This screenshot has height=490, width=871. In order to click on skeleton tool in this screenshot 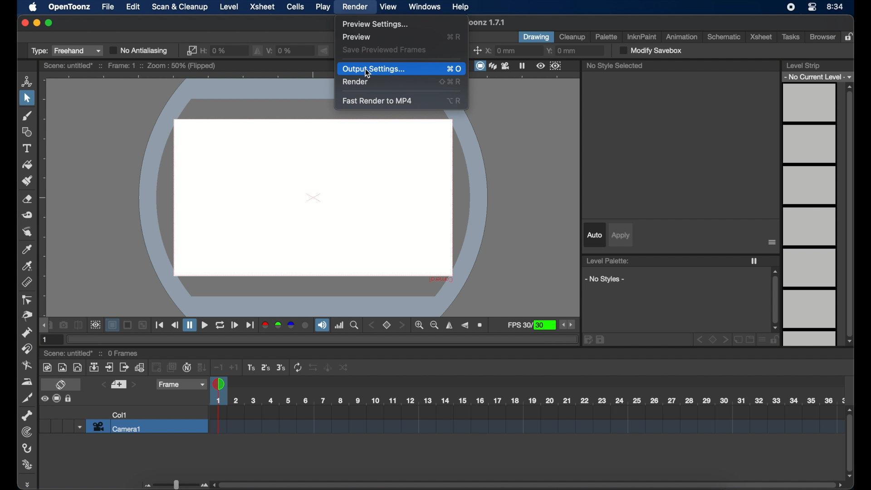, I will do `click(27, 416)`.